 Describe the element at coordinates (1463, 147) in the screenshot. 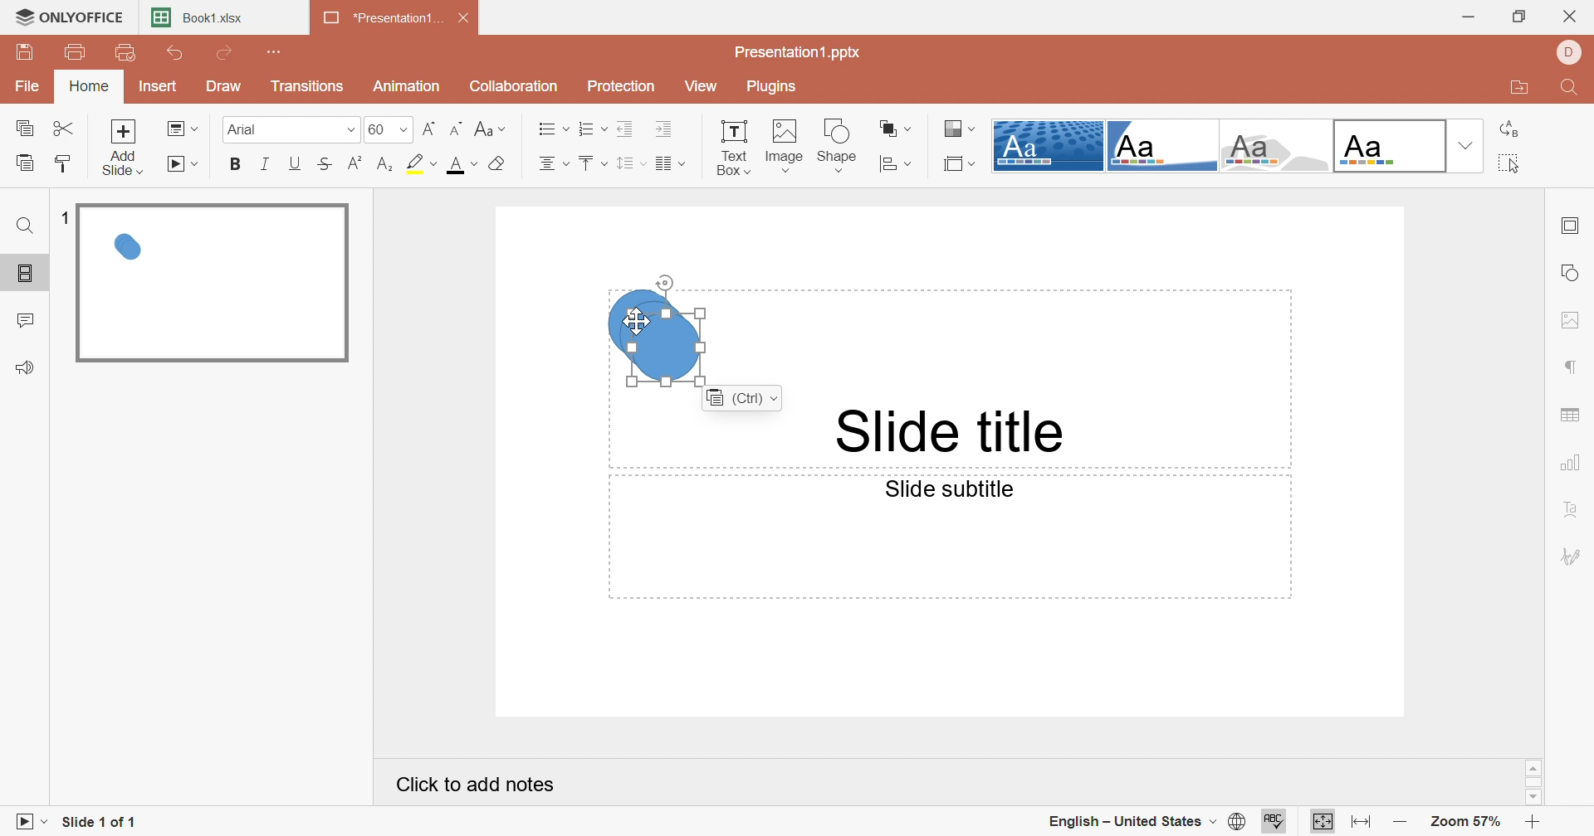

I see `Drop down` at that location.